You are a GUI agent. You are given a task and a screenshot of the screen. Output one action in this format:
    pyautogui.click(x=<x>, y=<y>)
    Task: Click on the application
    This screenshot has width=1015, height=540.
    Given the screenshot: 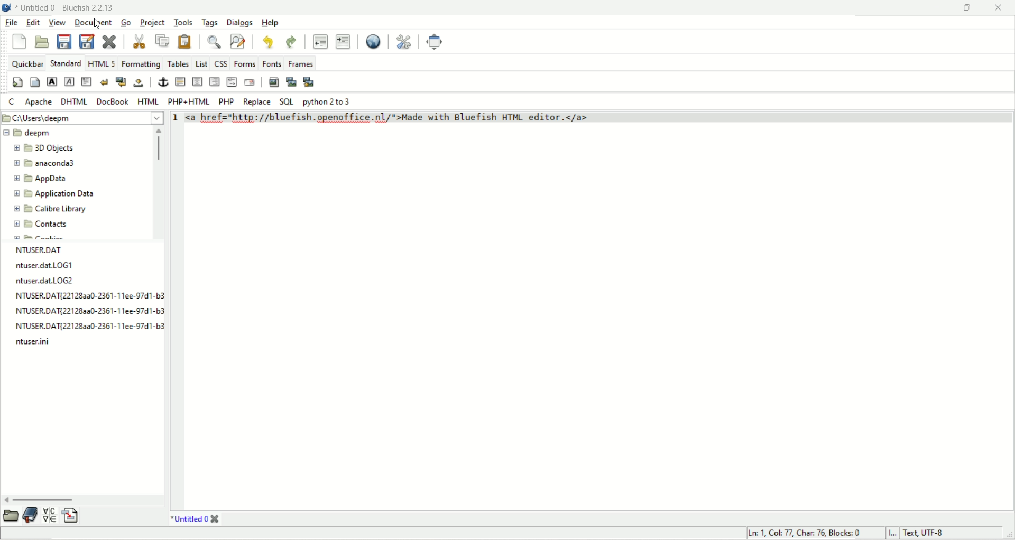 What is the action you would take?
    pyautogui.click(x=58, y=193)
    